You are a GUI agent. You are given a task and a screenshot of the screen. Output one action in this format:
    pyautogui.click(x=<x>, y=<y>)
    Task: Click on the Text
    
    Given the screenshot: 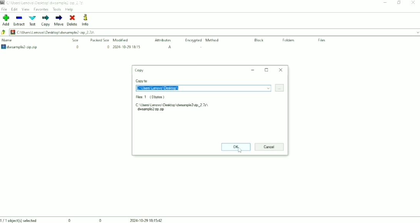 What is the action you would take?
    pyautogui.click(x=33, y=21)
    